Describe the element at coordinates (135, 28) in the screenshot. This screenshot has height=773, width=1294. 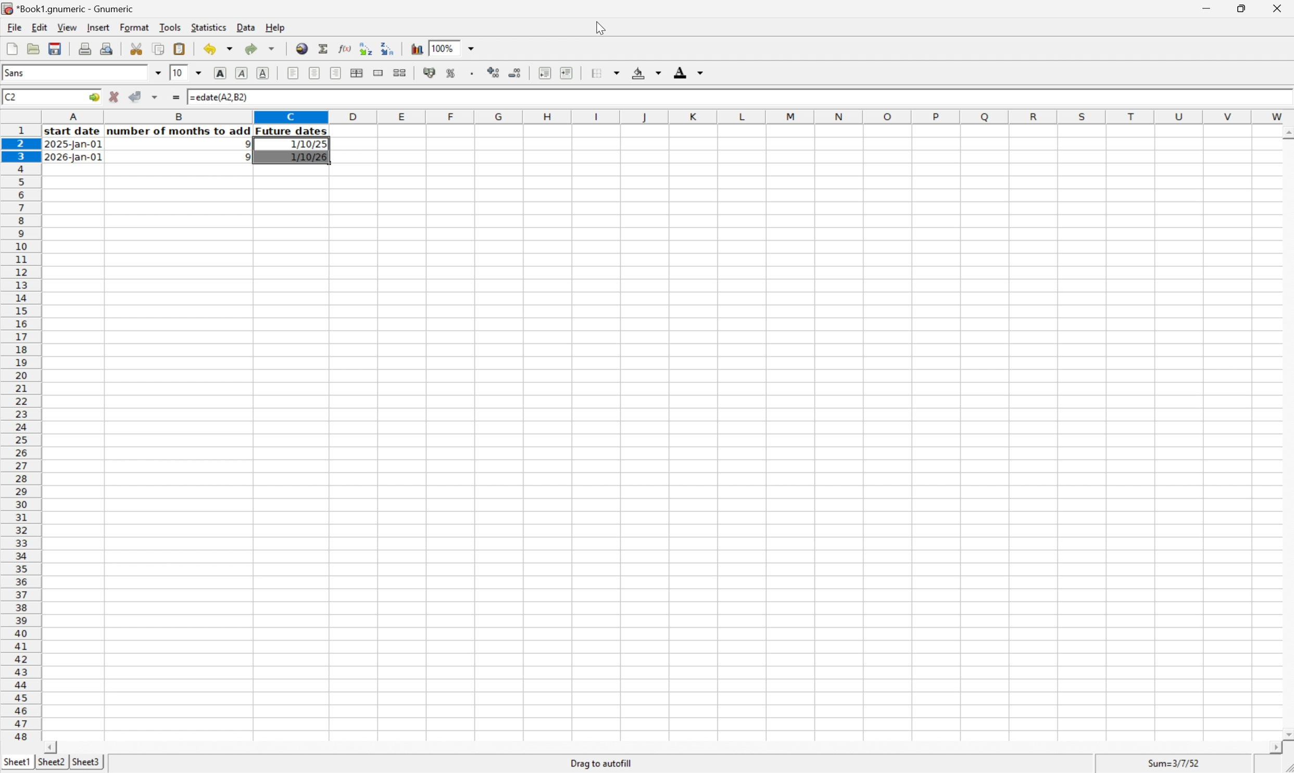
I see `Format` at that location.